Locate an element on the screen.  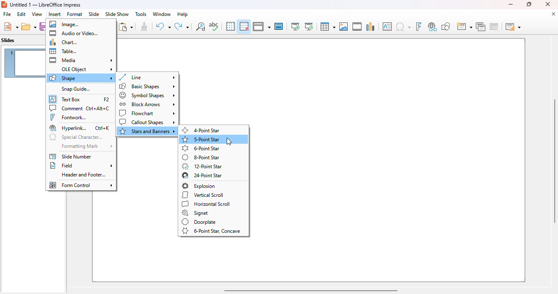
insert fontwork text is located at coordinates (418, 26).